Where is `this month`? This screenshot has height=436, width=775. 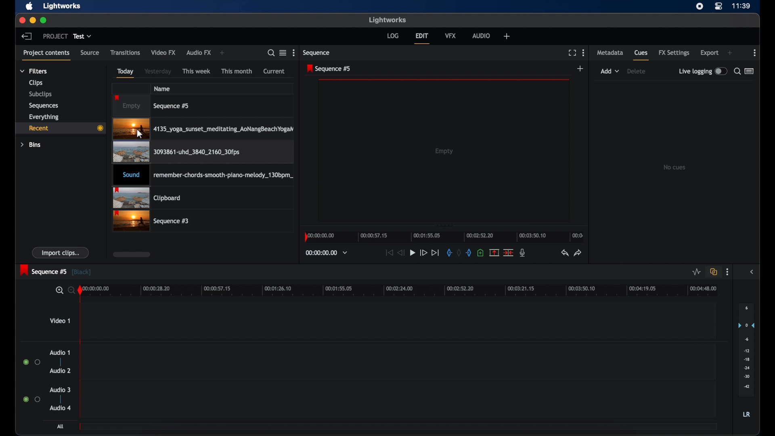 this month is located at coordinates (237, 71).